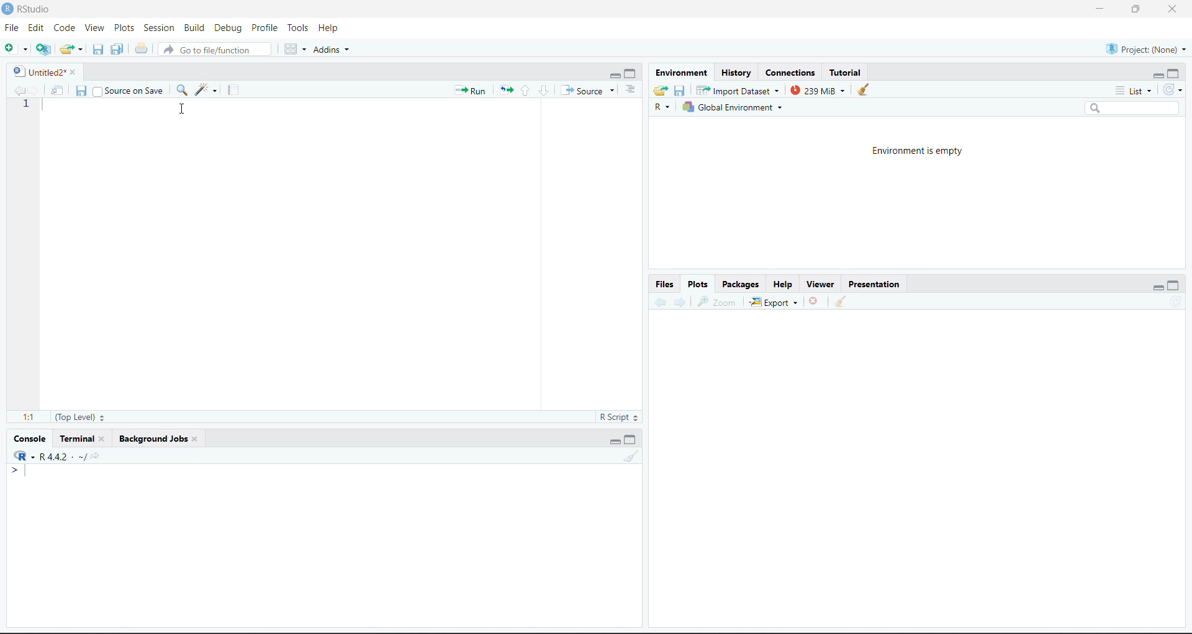  I want to click on Project (Note), so click(1145, 48).